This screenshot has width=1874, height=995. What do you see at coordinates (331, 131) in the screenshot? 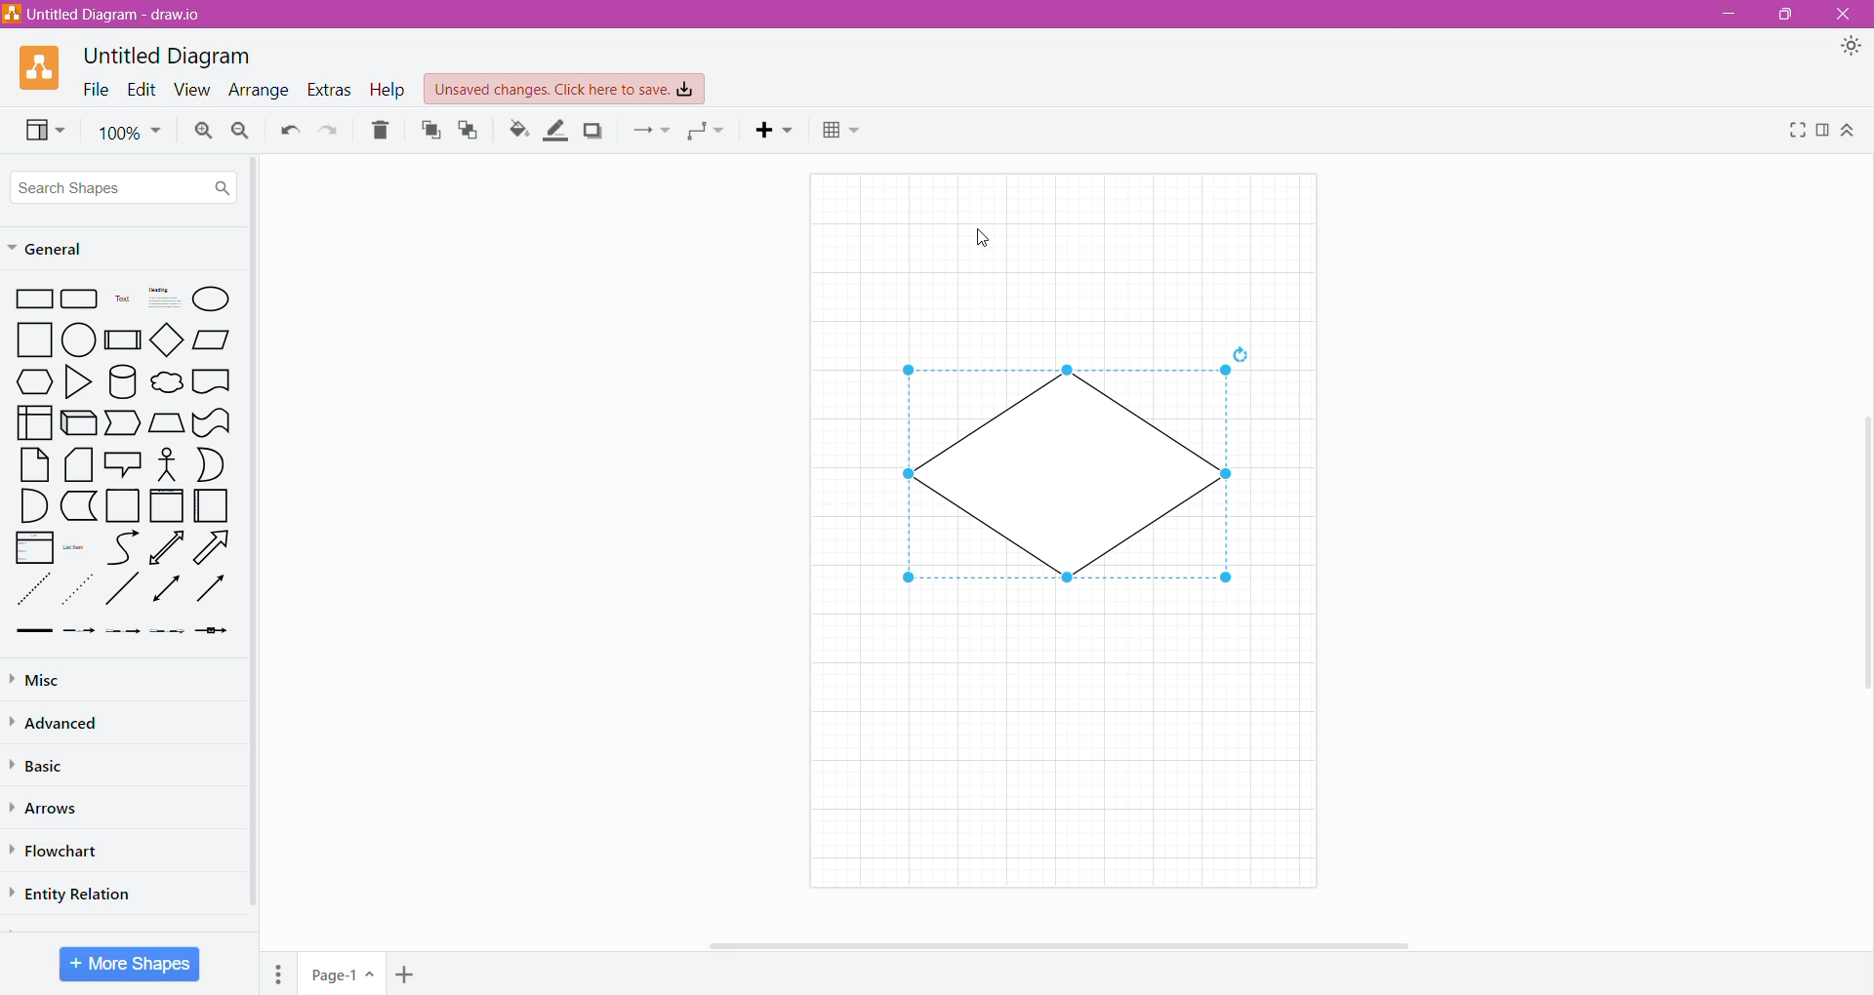
I see `Redo` at bounding box center [331, 131].